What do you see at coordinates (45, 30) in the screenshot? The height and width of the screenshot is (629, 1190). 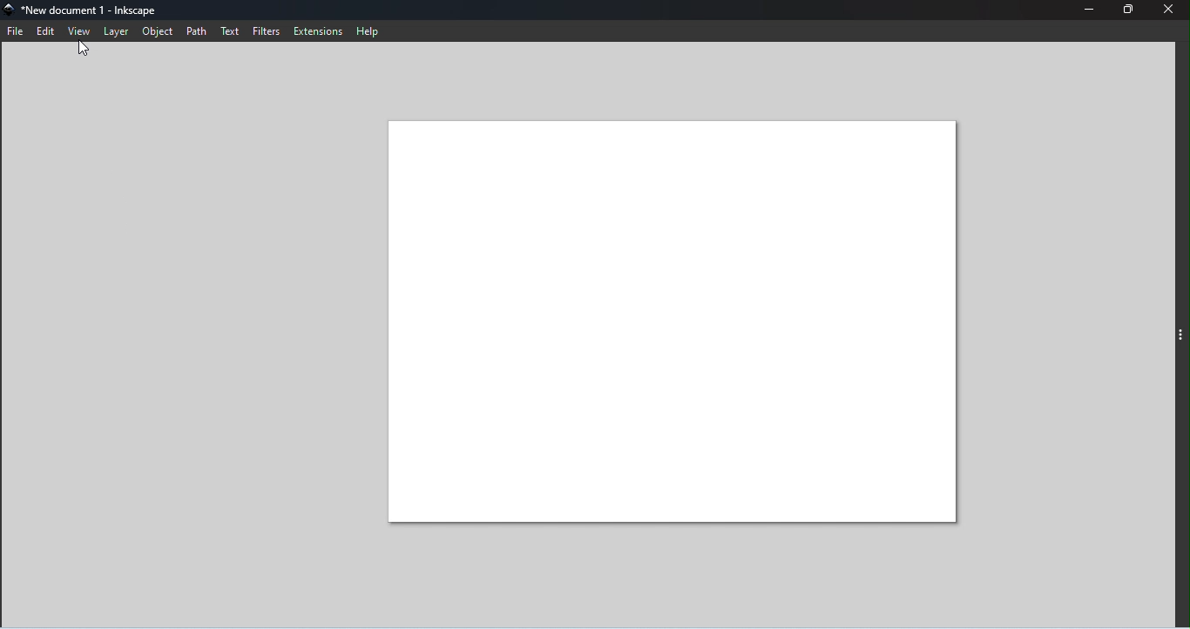 I see `Edit` at bounding box center [45, 30].